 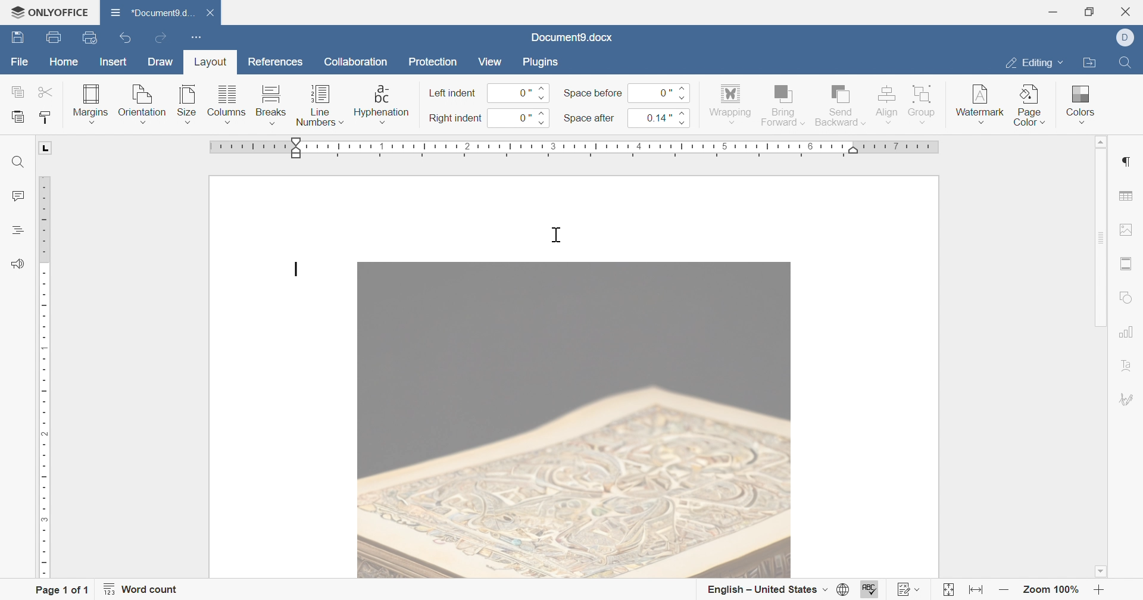 What do you see at coordinates (1093, 11) in the screenshot?
I see `restore down` at bounding box center [1093, 11].